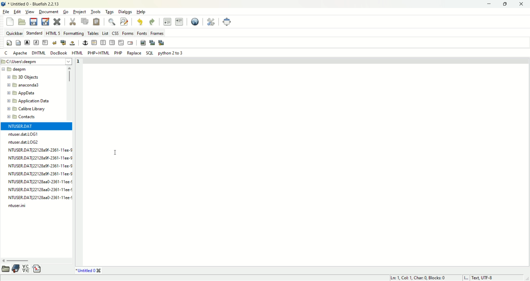 The height and width of the screenshot is (281, 530). What do you see at coordinates (112, 42) in the screenshot?
I see `right justify` at bounding box center [112, 42].